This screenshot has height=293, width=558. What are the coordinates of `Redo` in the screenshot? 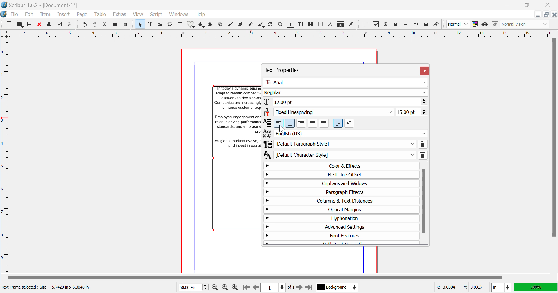 It's located at (85, 24).